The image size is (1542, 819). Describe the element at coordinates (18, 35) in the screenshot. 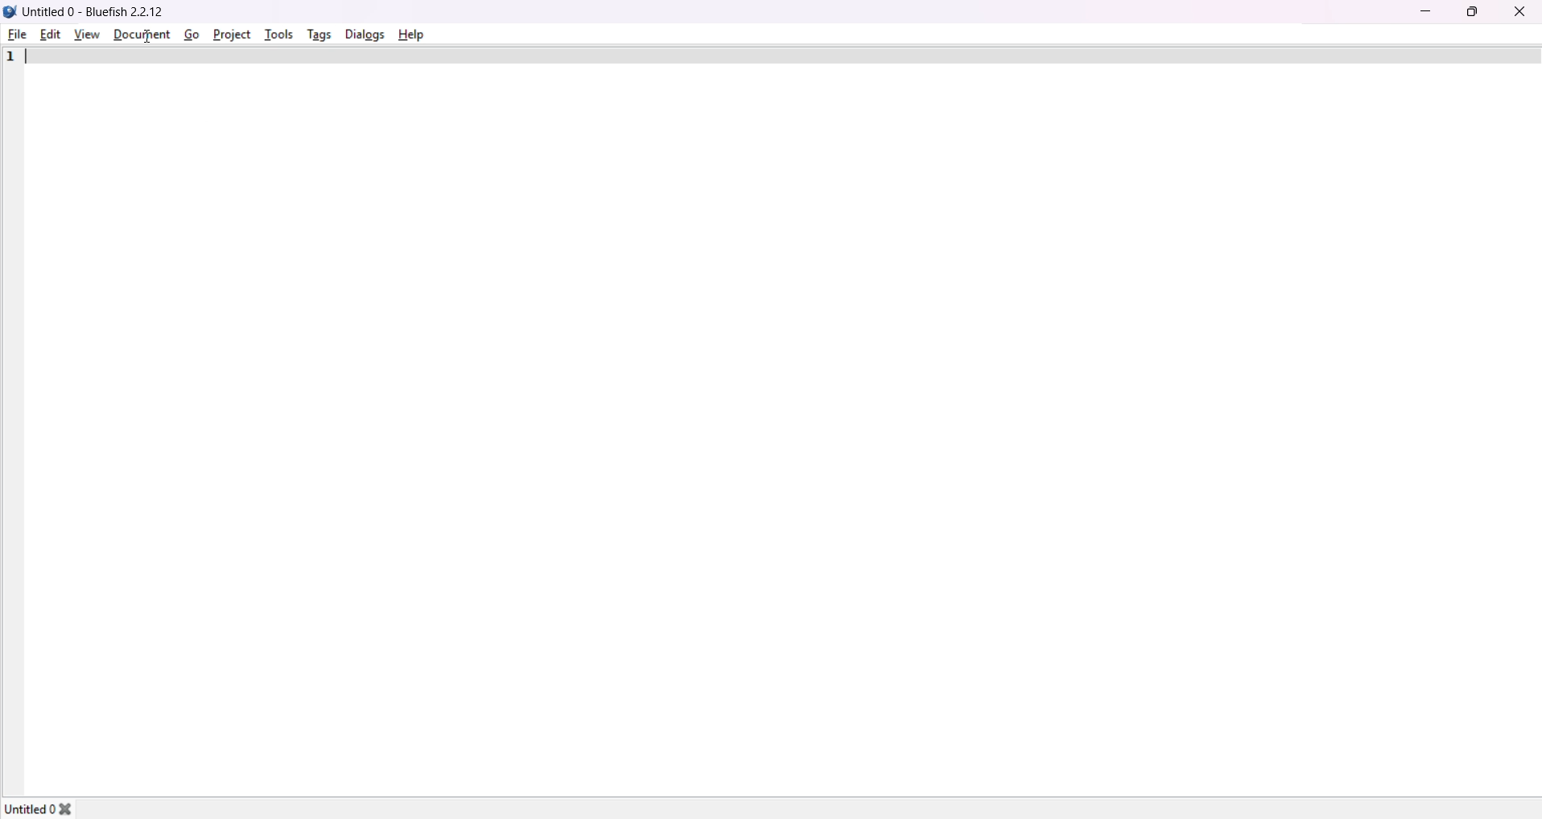

I see `file` at that location.